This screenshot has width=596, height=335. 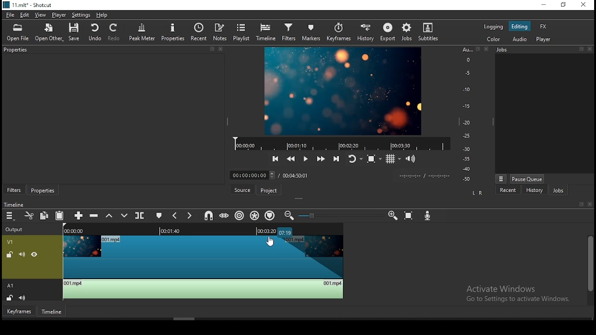 I want to click on split at playhead, so click(x=141, y=215).